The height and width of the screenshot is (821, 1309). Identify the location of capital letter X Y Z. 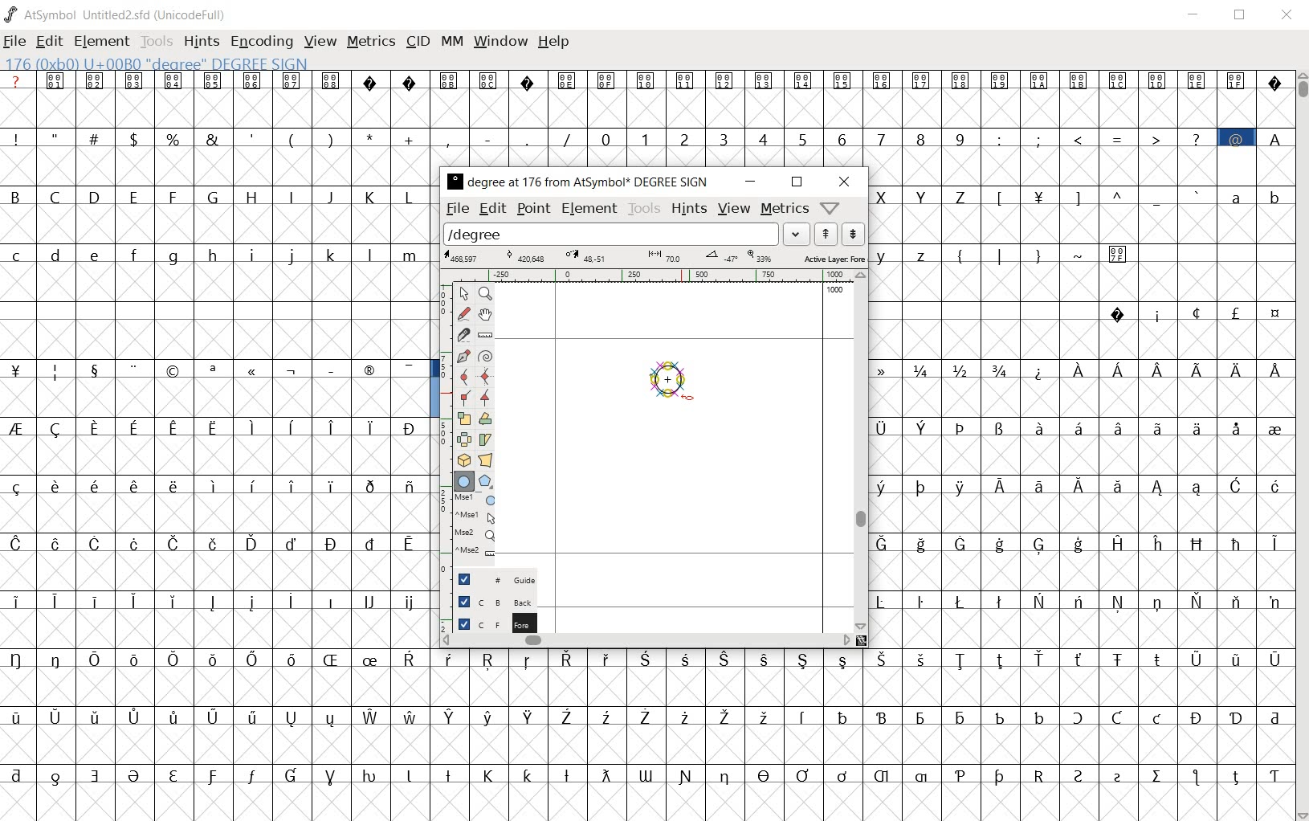
(928, 196).